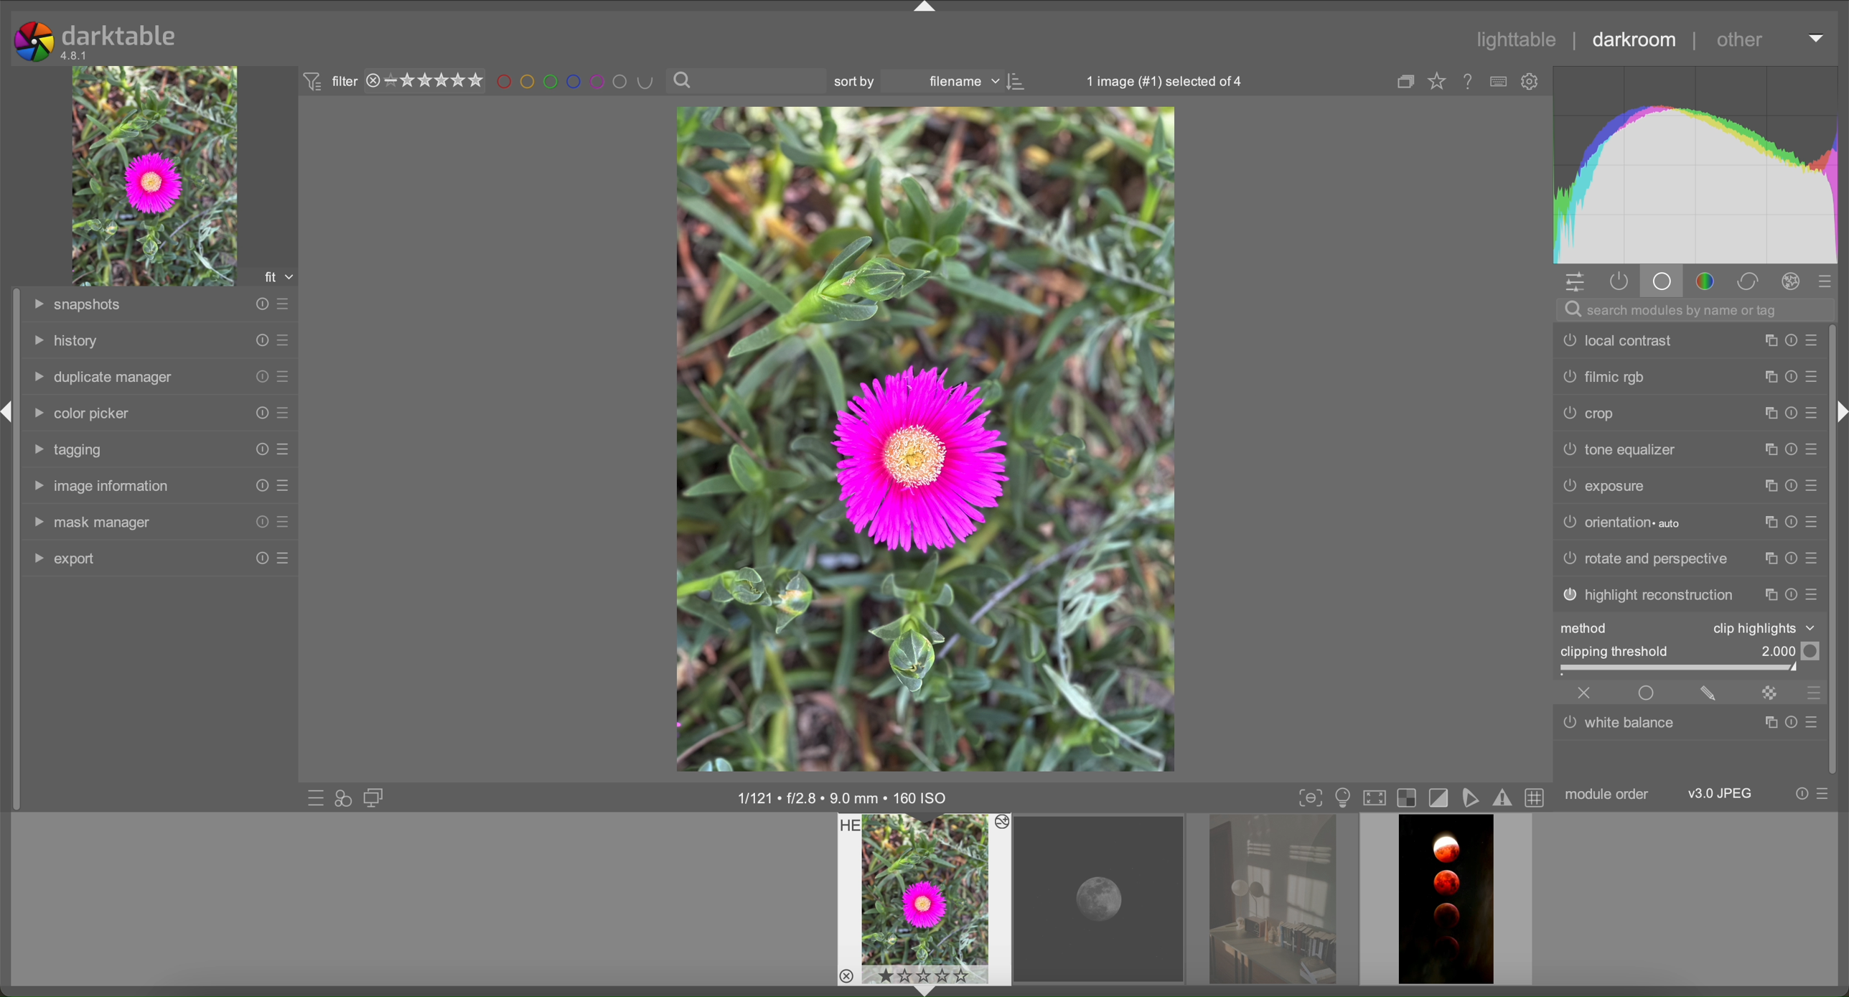  Describe the element at coordinates (925, 9) in the screenshot. I see `arrow` at that location.